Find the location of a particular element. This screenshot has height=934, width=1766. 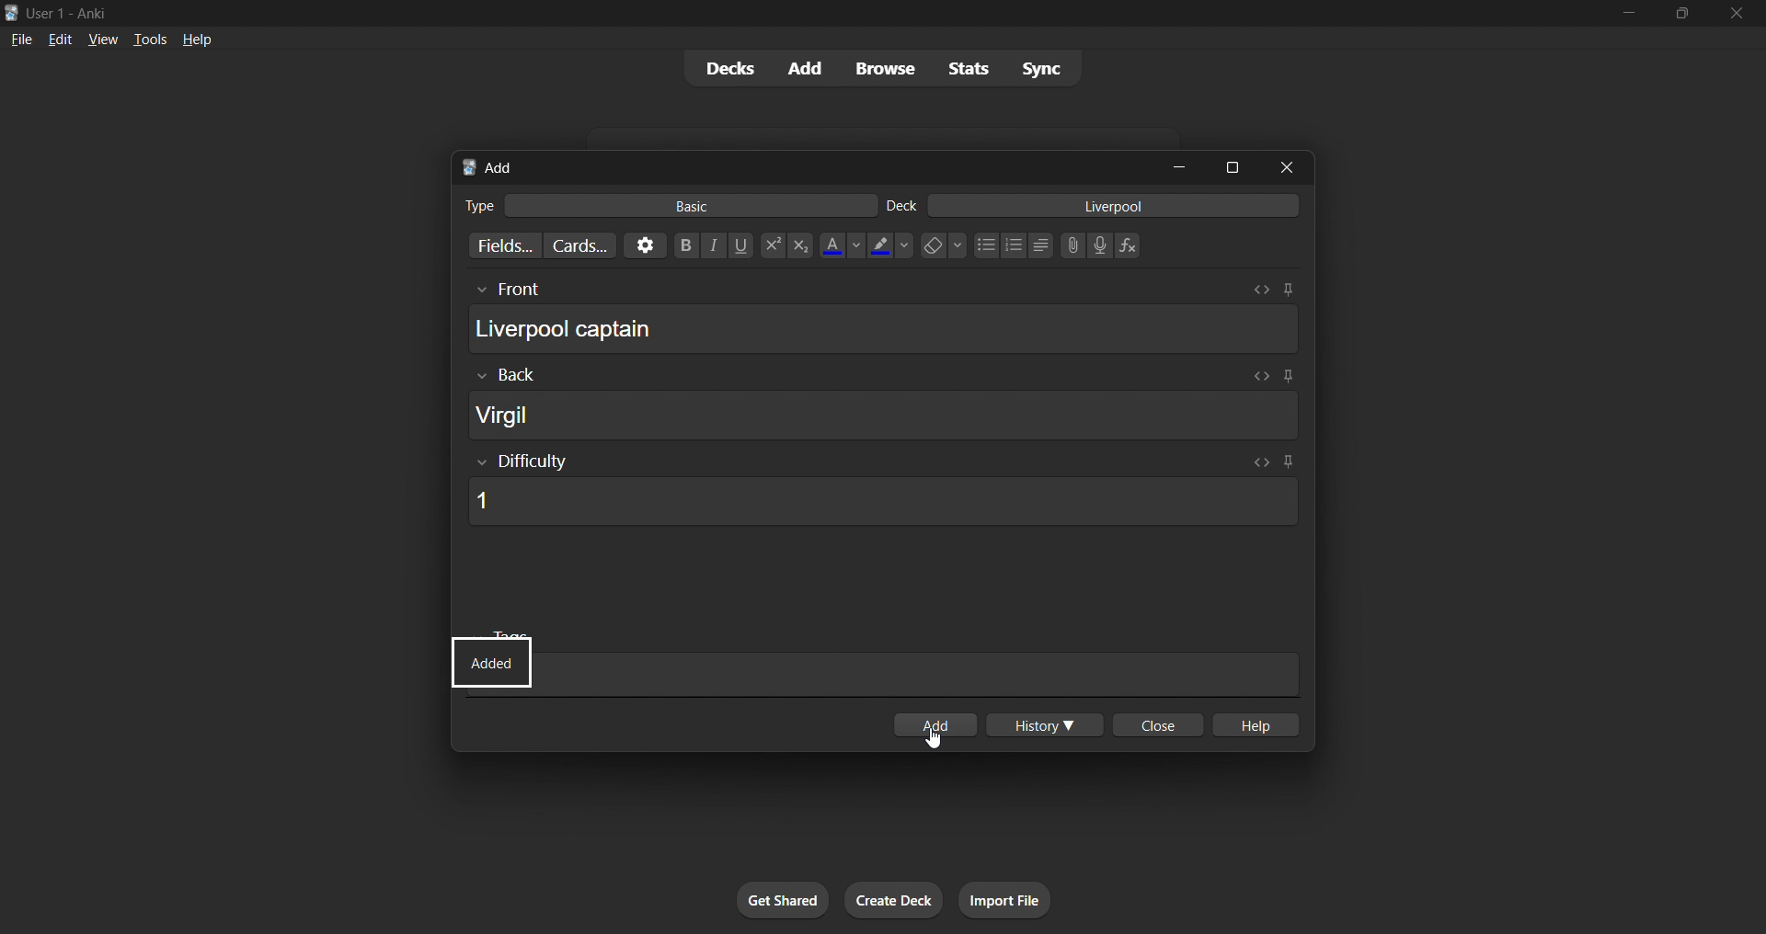

decks is located at coordinates (728, 69).